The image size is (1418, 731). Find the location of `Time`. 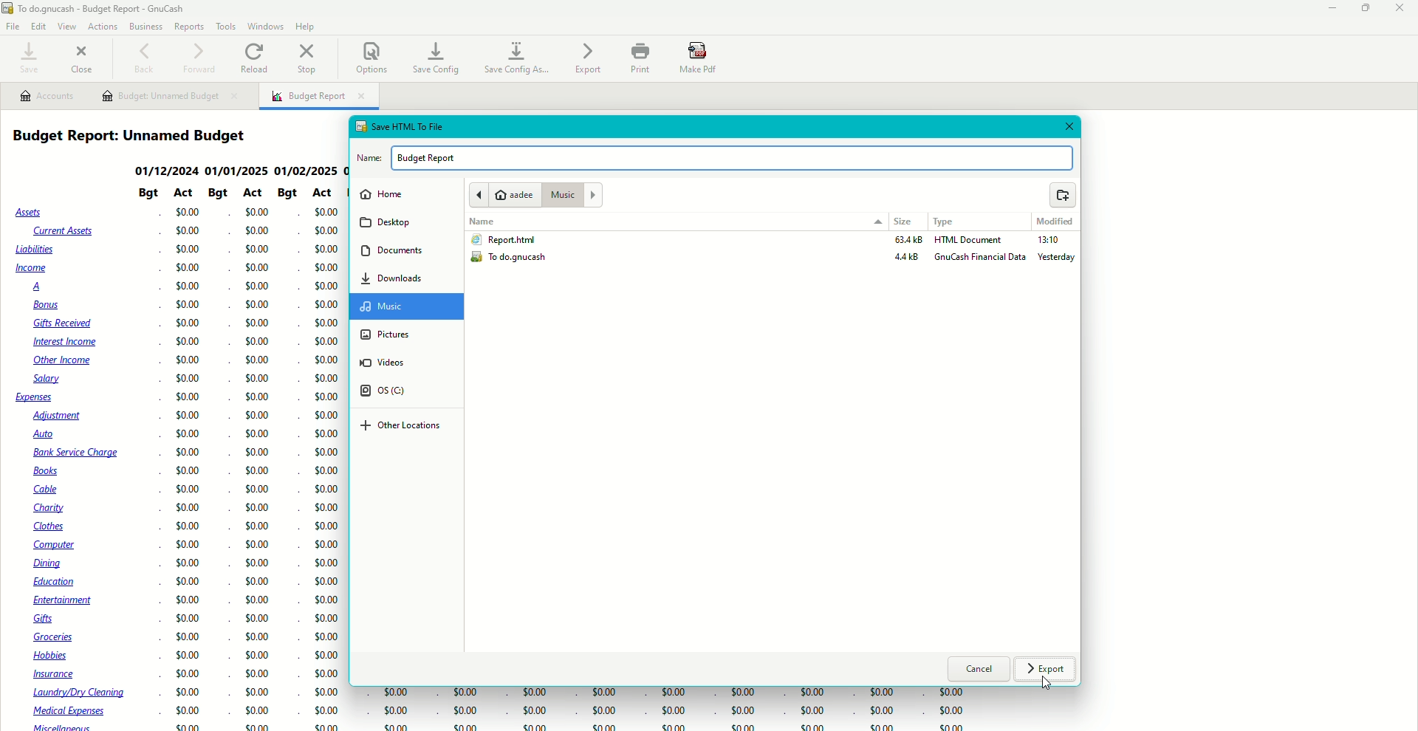

Time is located at coordinates (1048, 242).